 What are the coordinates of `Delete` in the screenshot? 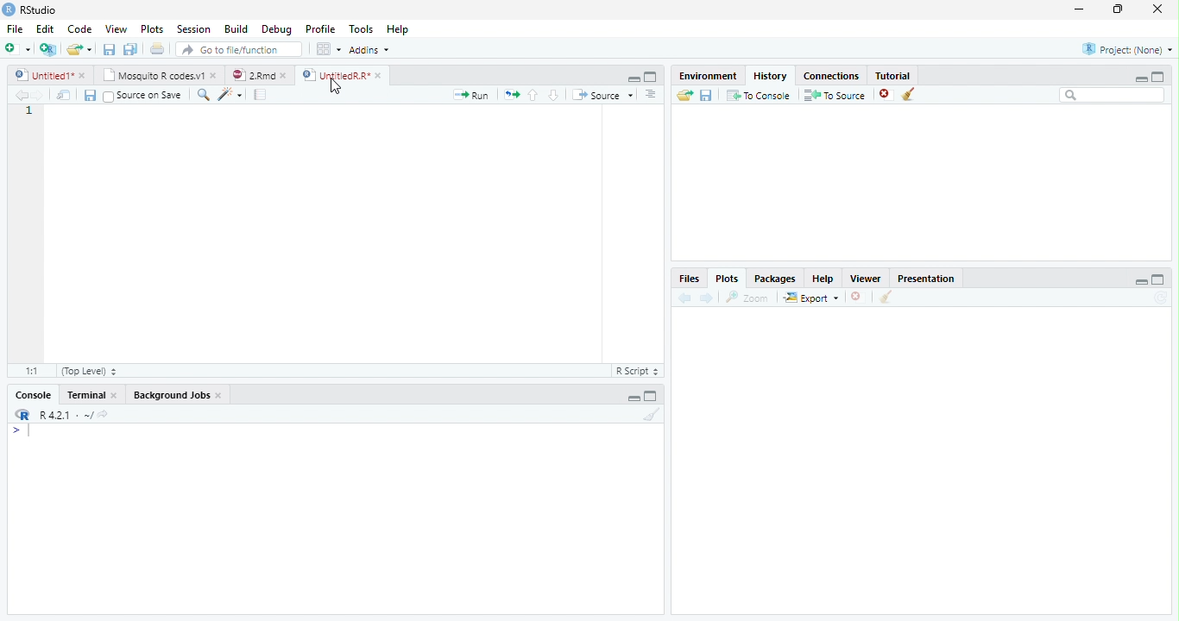 It's located at (883, 93).